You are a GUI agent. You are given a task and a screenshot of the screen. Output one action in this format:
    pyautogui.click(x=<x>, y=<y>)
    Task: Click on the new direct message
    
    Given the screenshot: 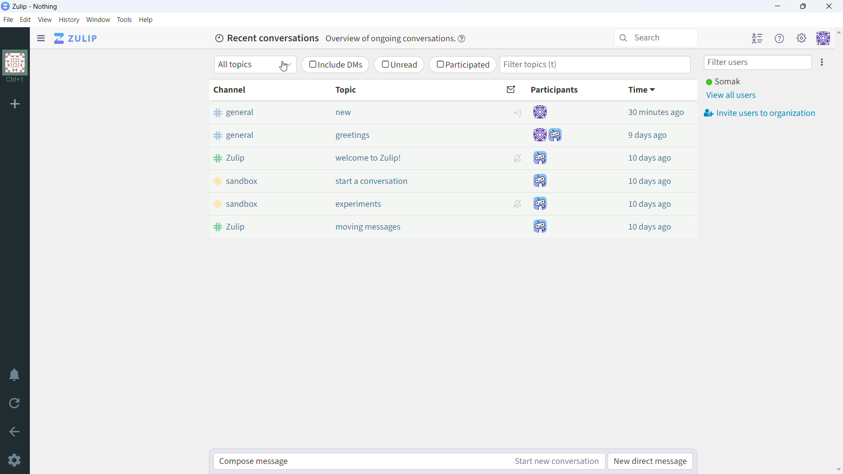 What is the action you would take?
    pyautogui.click(x=650, y=461)
    